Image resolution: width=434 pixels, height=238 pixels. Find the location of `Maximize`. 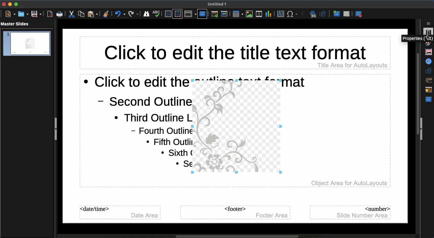

Maximize is located at coordinates (16, 4).